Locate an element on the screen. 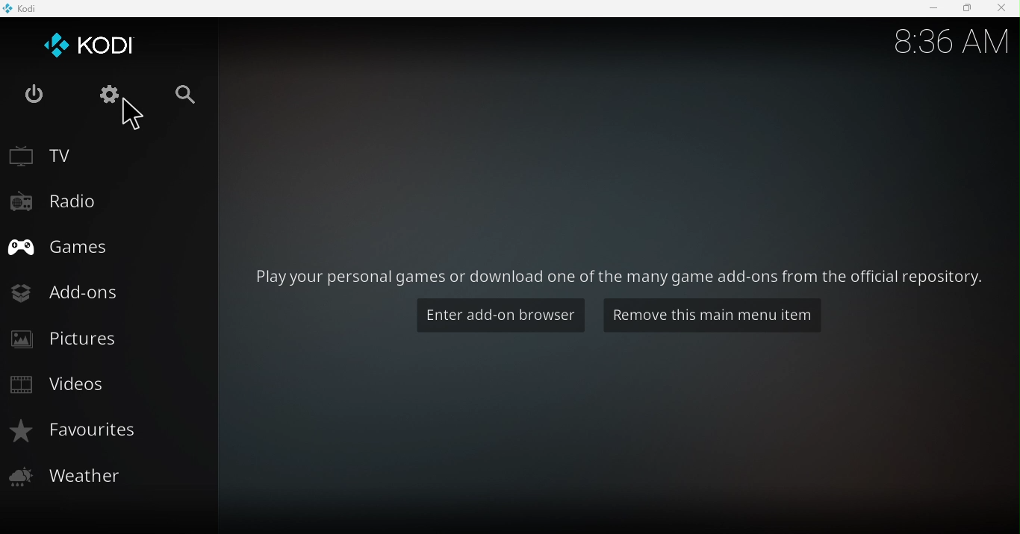  Add-ons is located at coordinates (106, 292).